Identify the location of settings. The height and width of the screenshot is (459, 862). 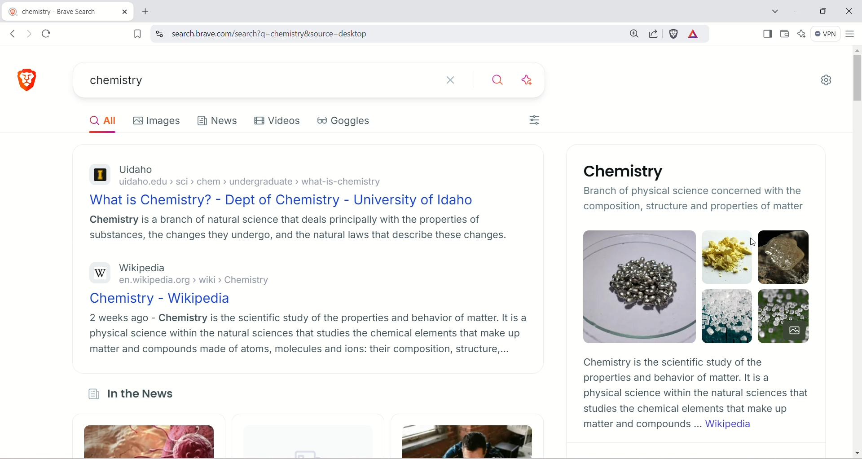
(827, 78).